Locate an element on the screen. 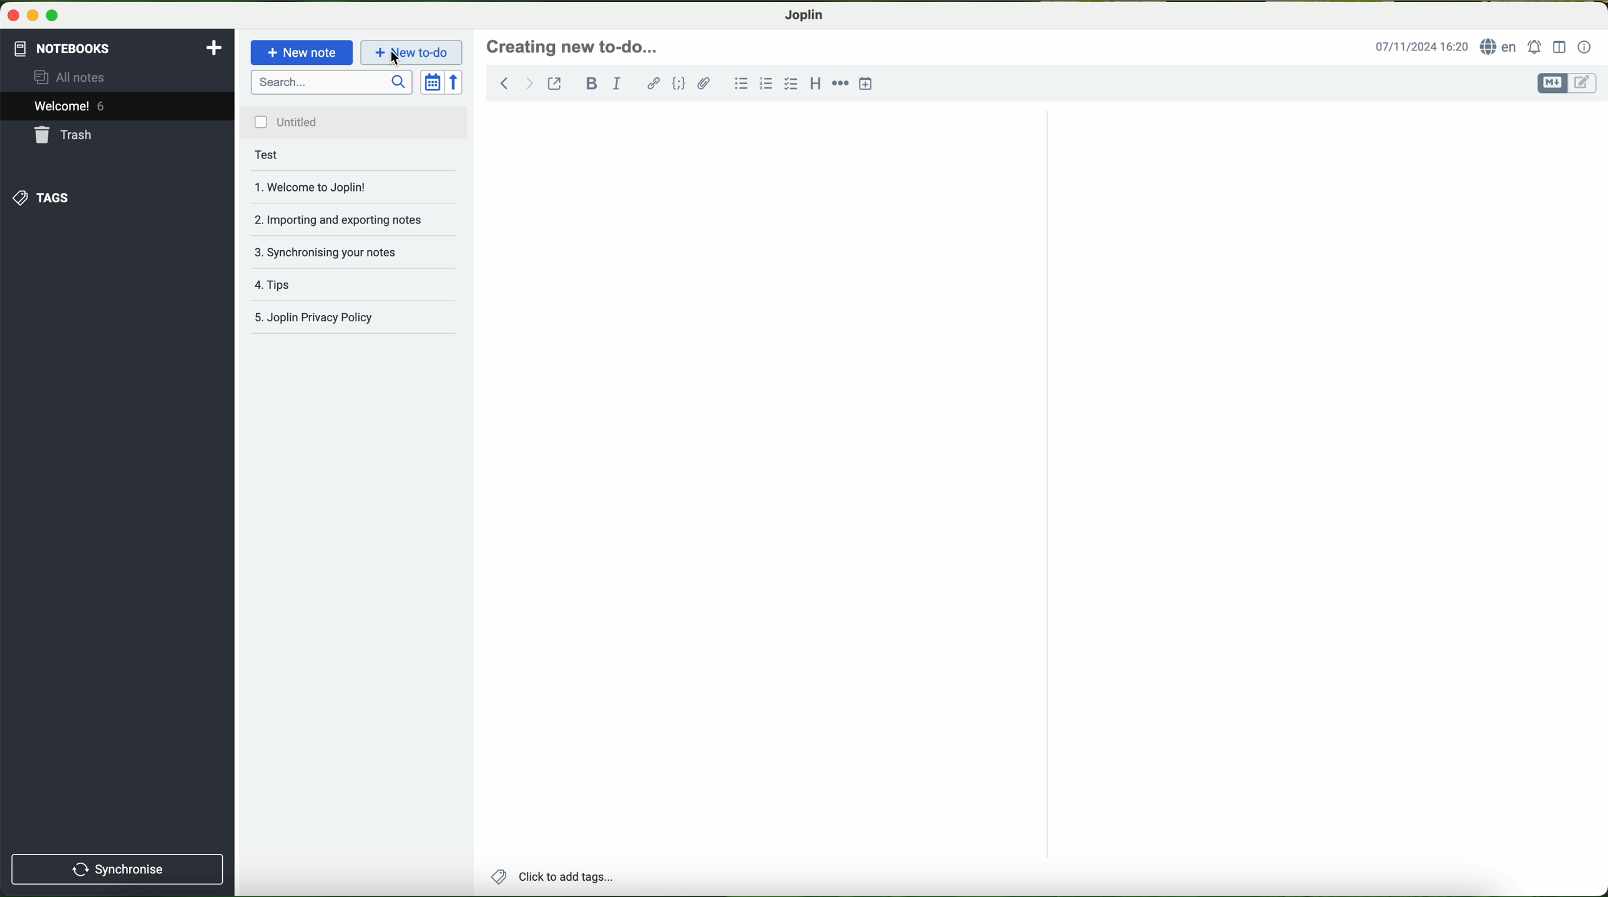  new to-do button is located at coordinates (412, 54).